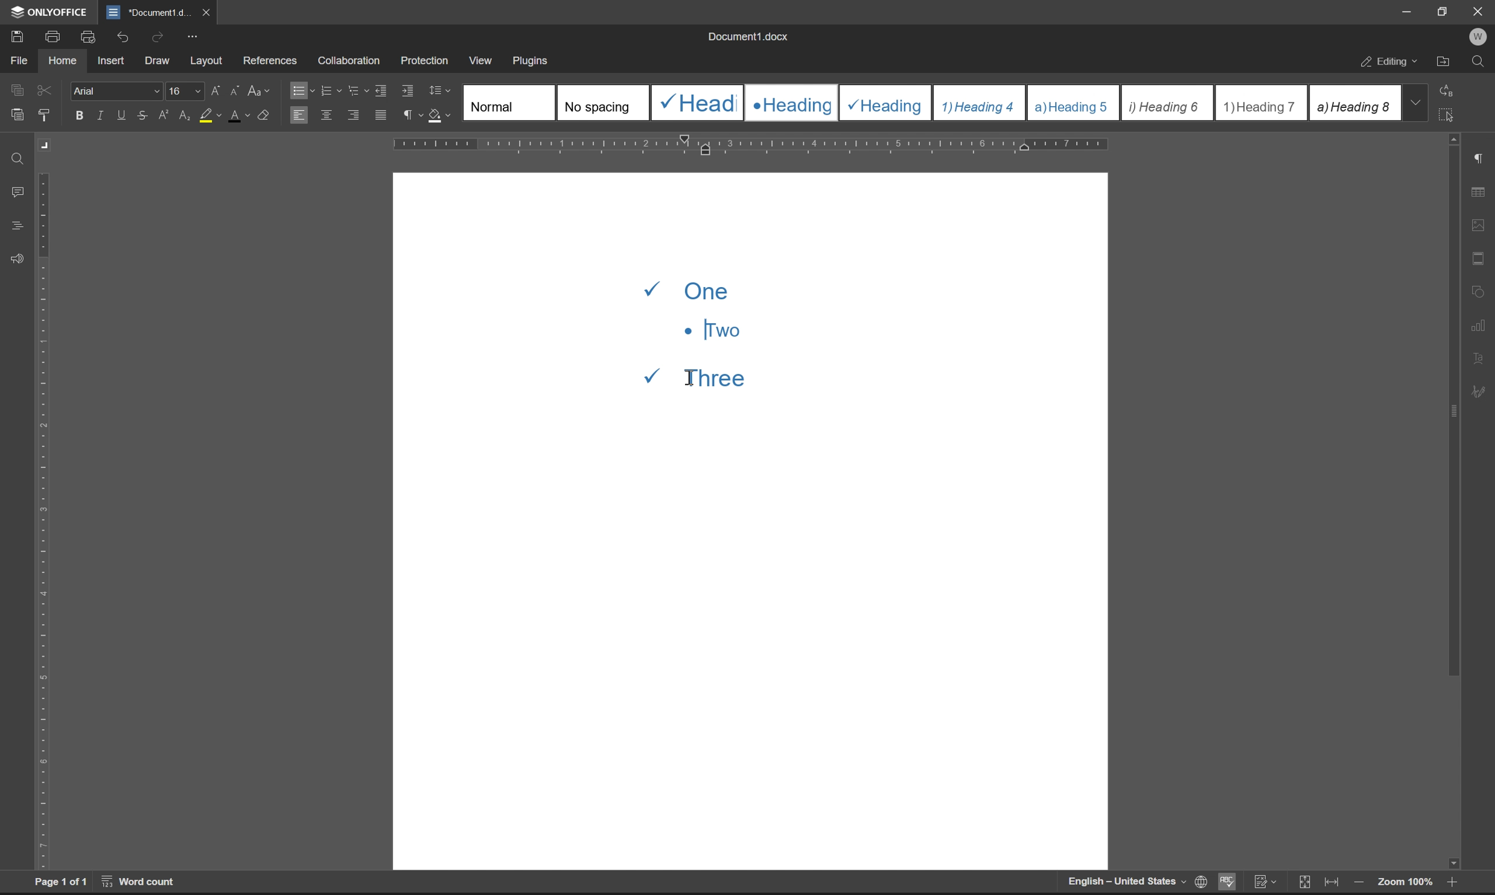 Image resolution: width=1495 pixels, height=895 pixels. I want to click on paragraph settings, so click(1478, 159).